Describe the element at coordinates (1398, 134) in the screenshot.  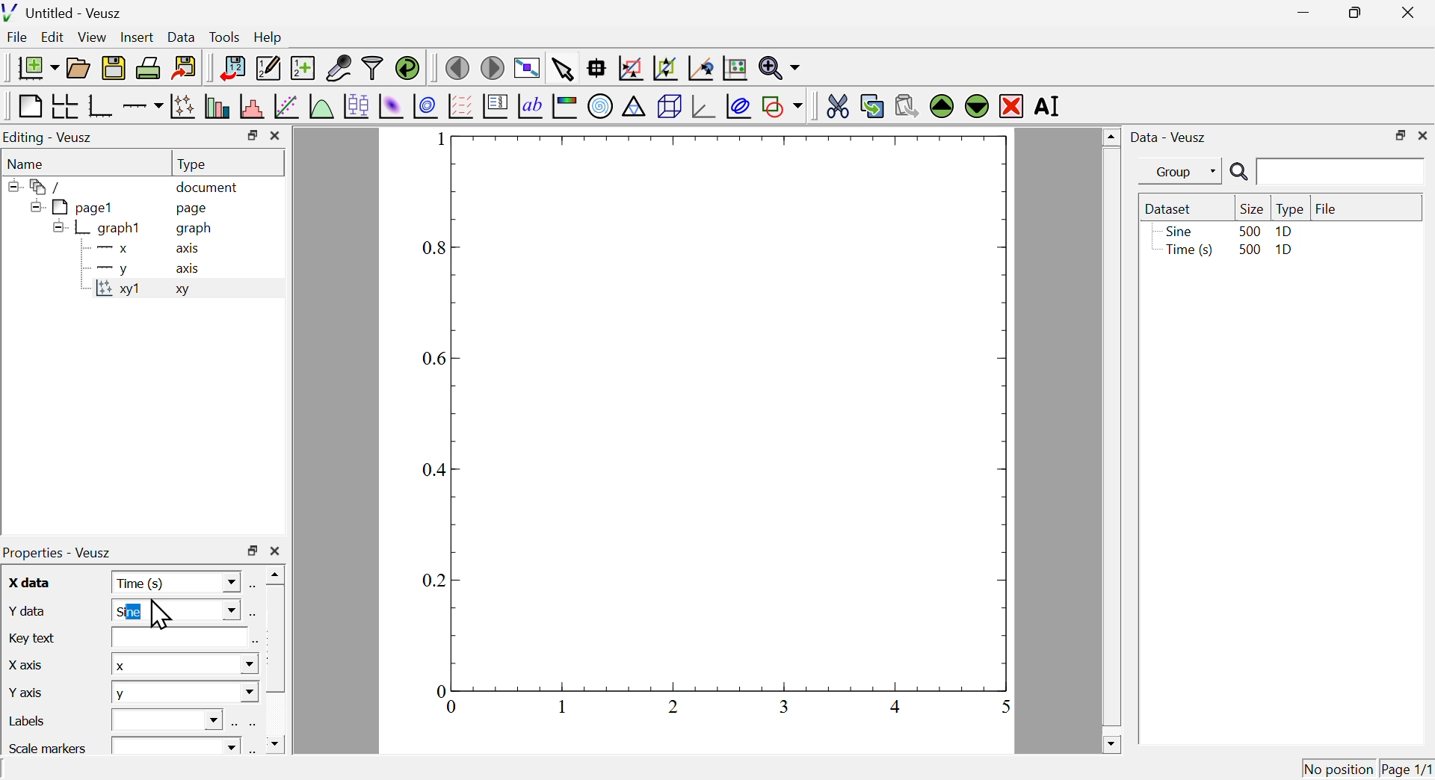
I see `maximize` at that location.